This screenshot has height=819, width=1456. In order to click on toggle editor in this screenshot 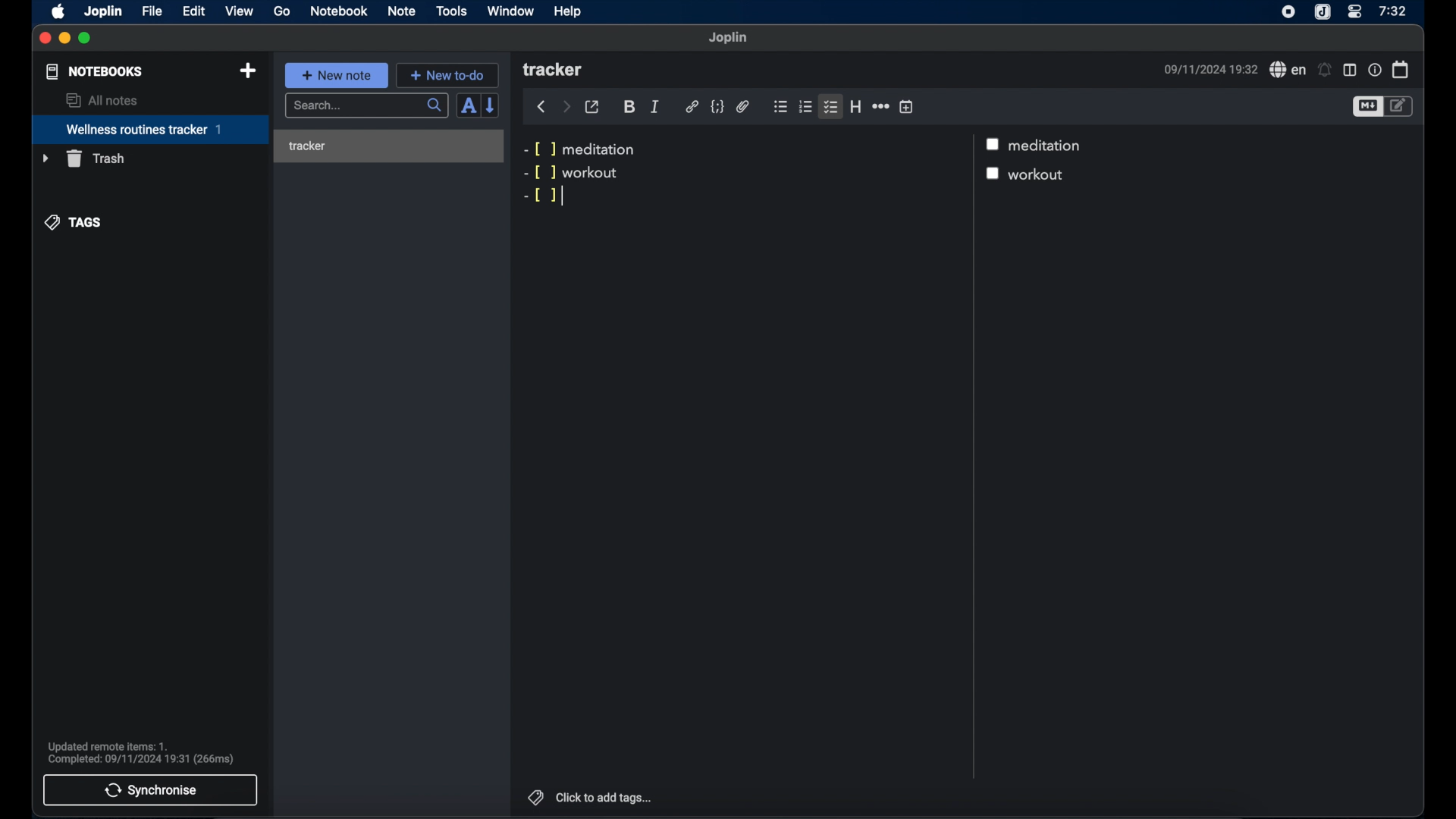, I will do `click(1367, 106)`.